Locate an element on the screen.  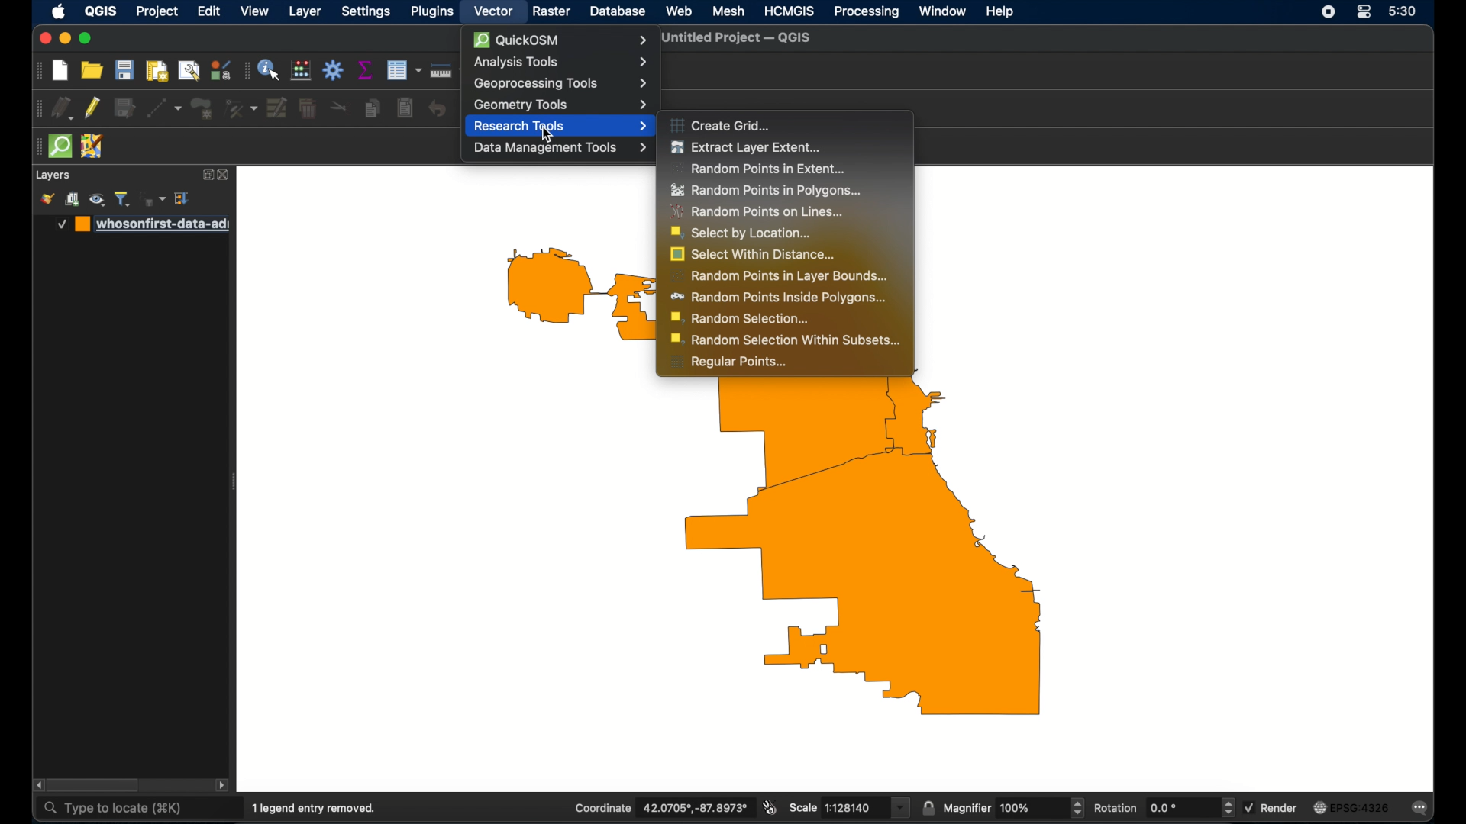
manage map theme is located at coordinates (98, 200).